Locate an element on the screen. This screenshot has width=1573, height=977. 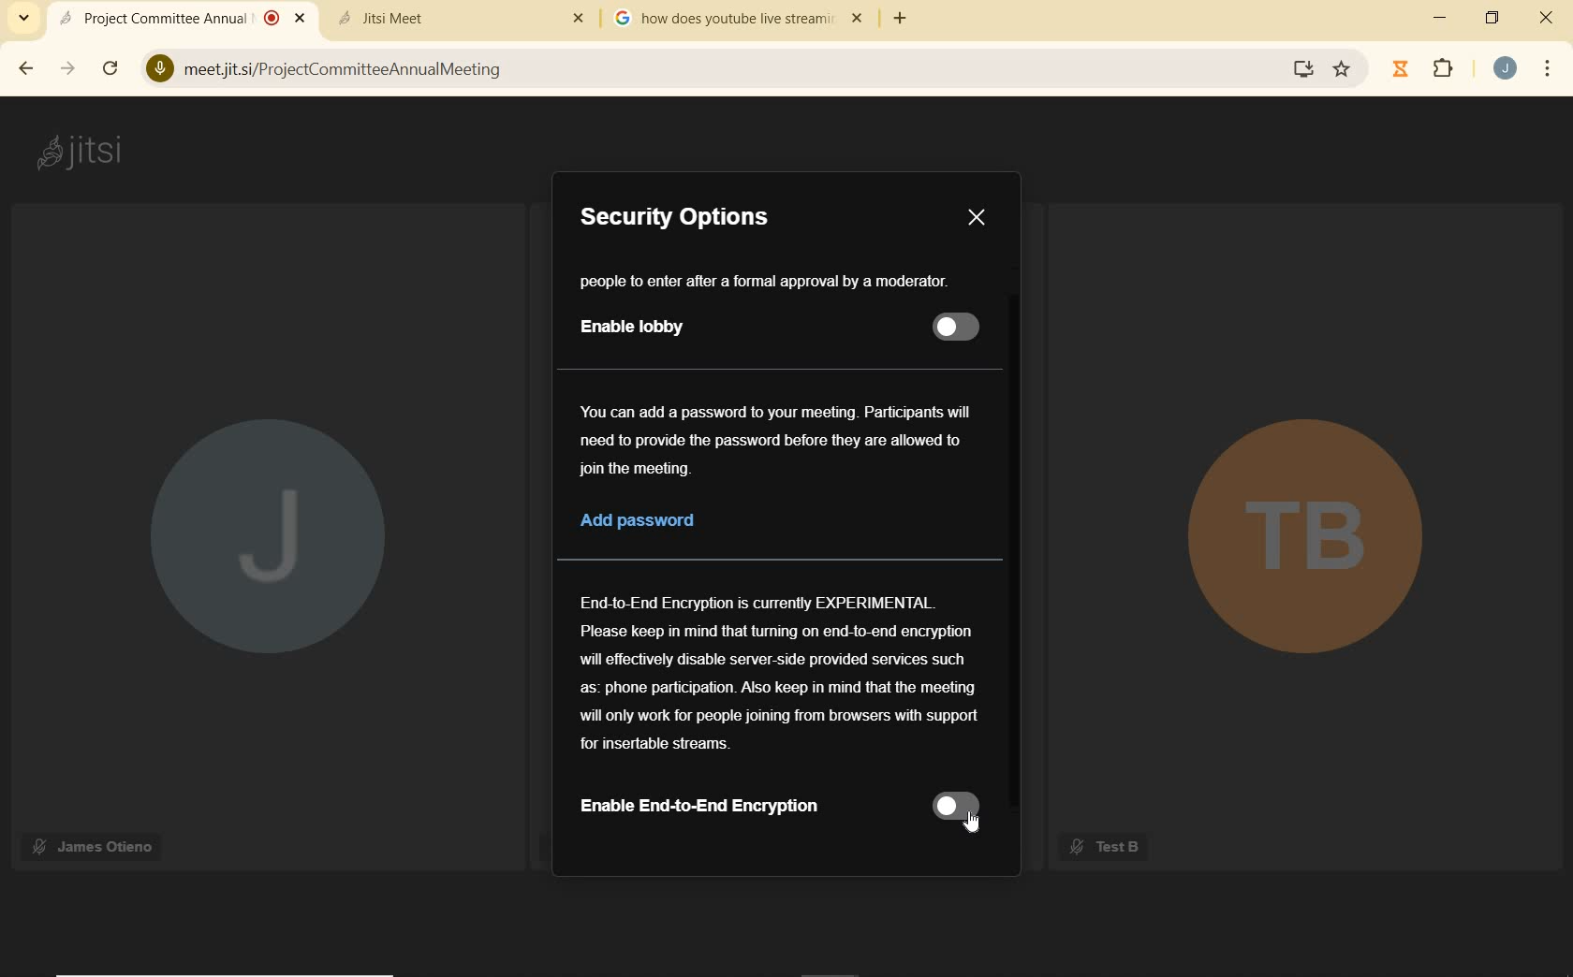
RESTORE DOWN is located at coordinates (1492, 18).